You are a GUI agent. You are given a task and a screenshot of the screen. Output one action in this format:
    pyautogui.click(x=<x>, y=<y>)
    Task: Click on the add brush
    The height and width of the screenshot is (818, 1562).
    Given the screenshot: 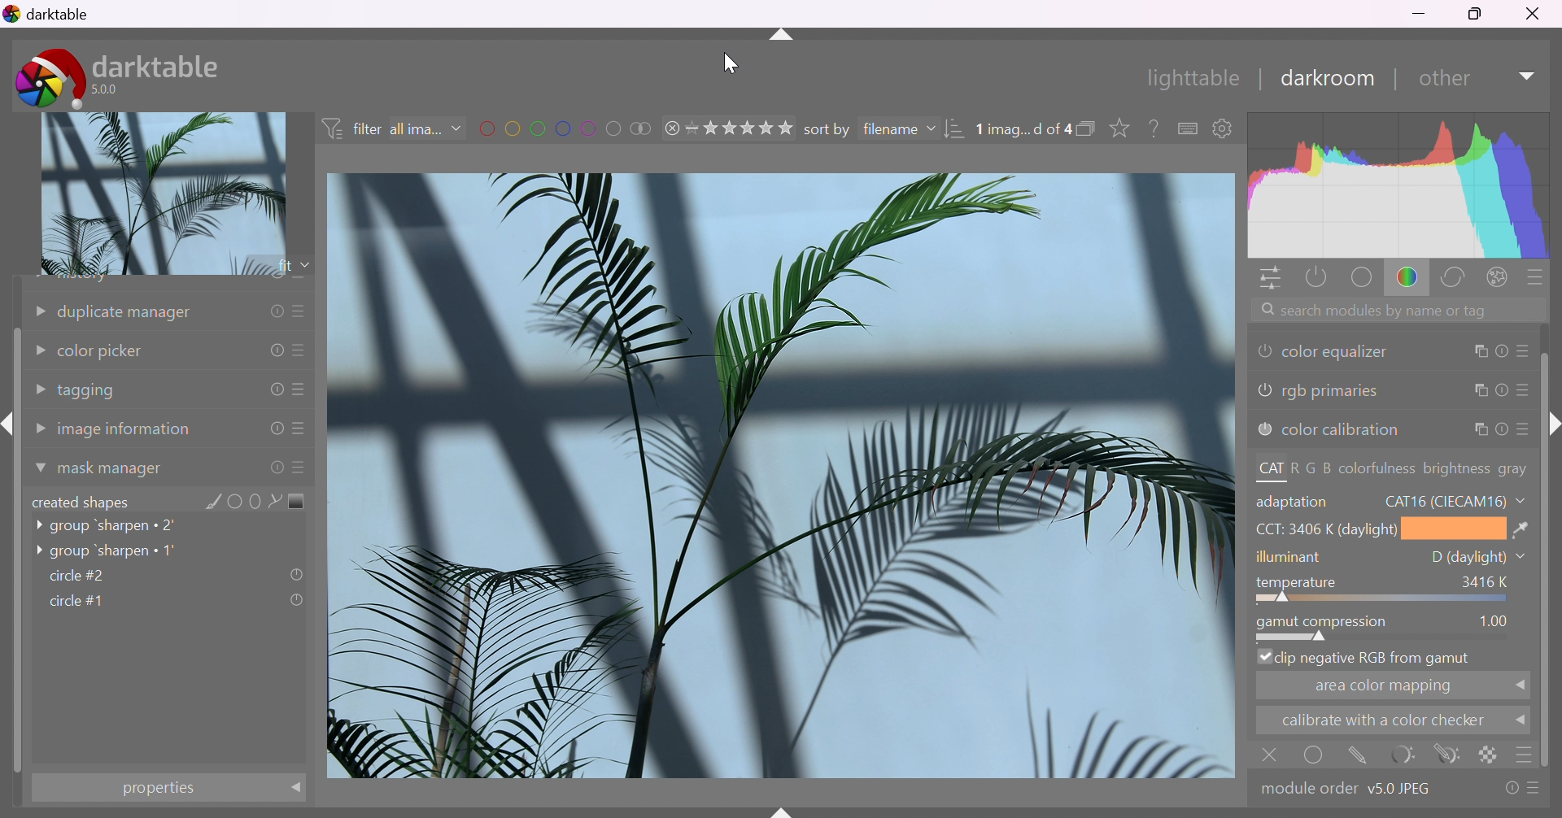 What is the action you would take?
    pyautogui.click(x=211, y=501)
    